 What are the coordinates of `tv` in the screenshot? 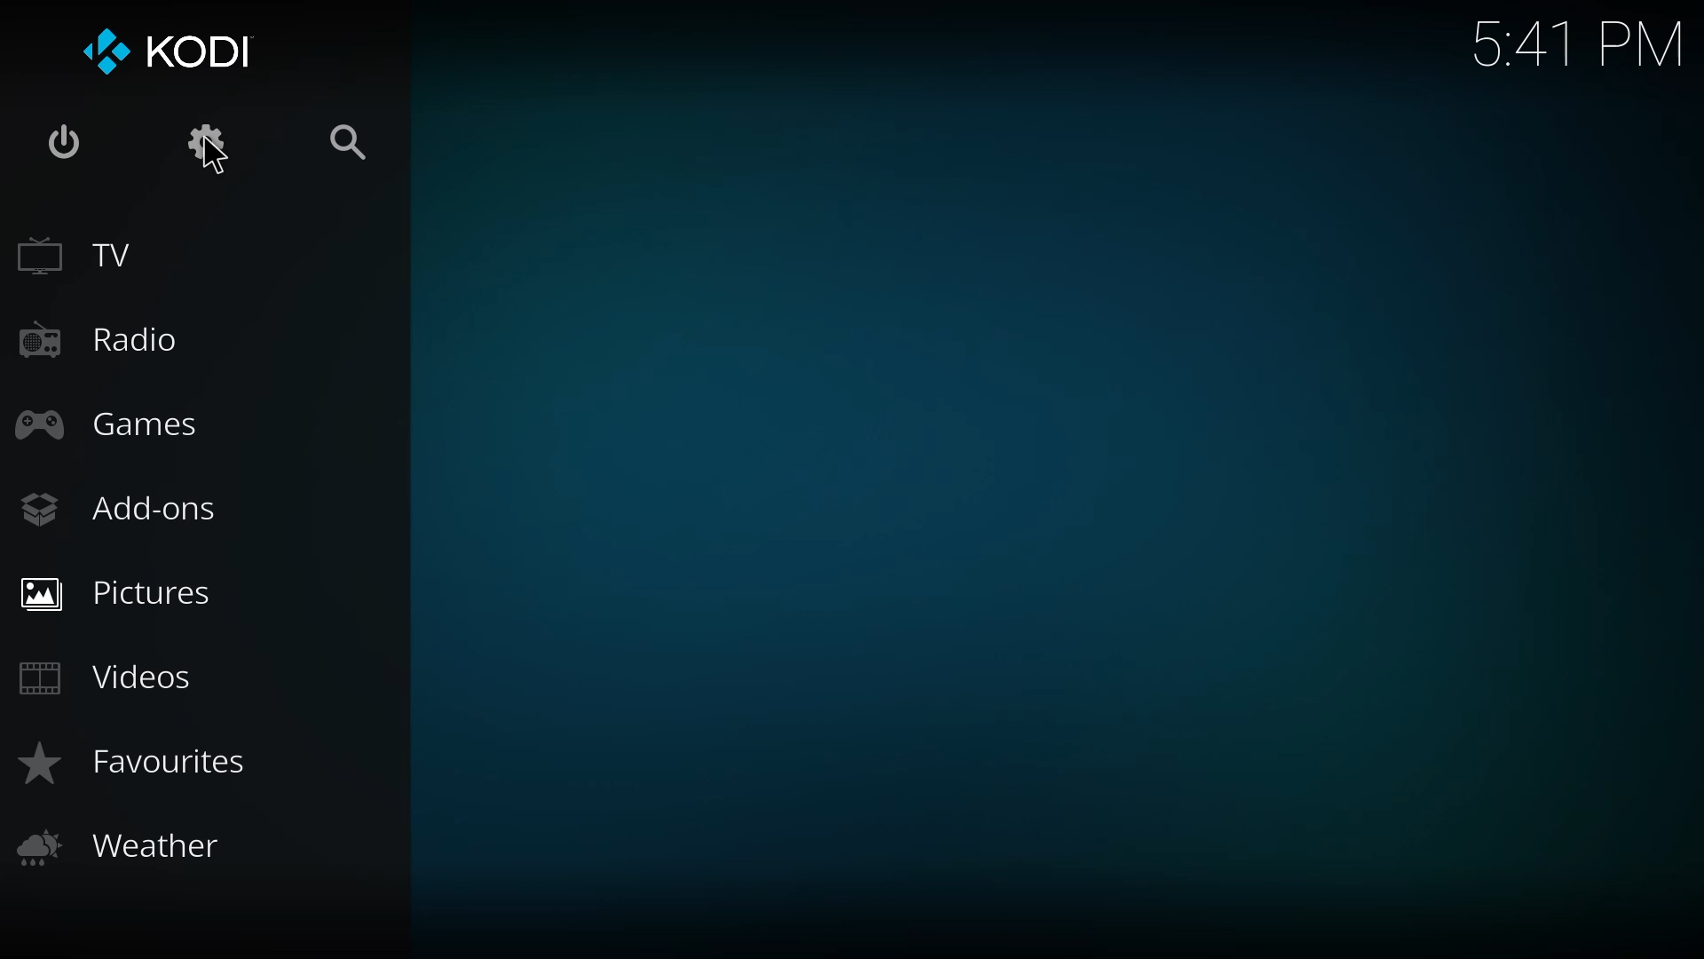 It's located at (96, 257).